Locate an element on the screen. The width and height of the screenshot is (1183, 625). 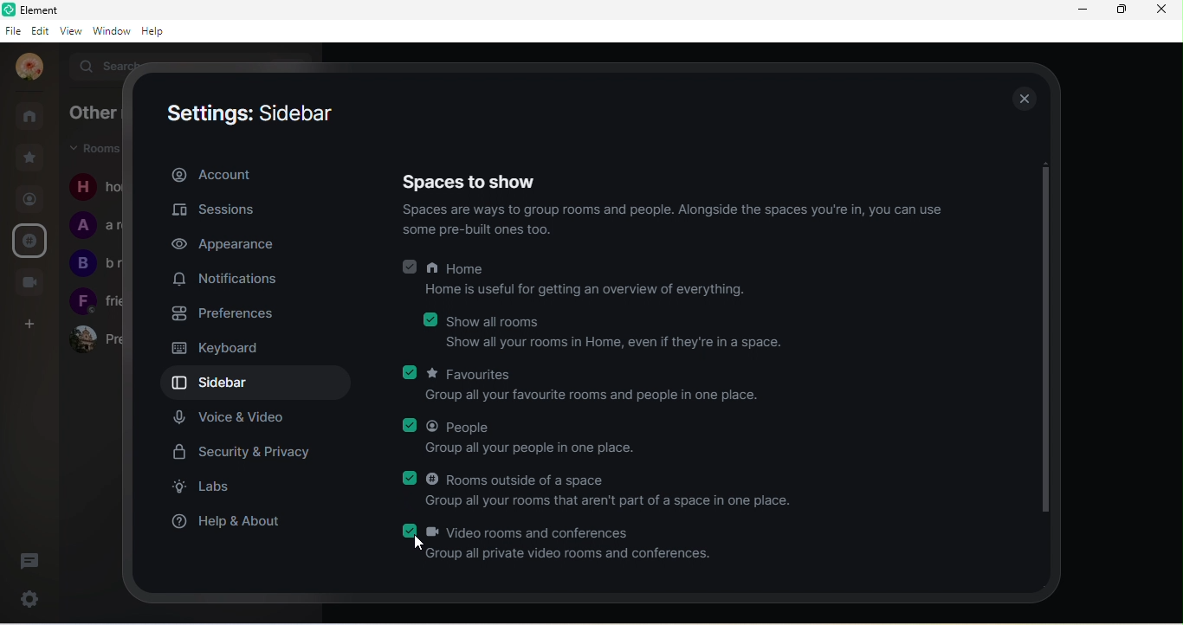
cursor movement is located at coordinates (423, 545).